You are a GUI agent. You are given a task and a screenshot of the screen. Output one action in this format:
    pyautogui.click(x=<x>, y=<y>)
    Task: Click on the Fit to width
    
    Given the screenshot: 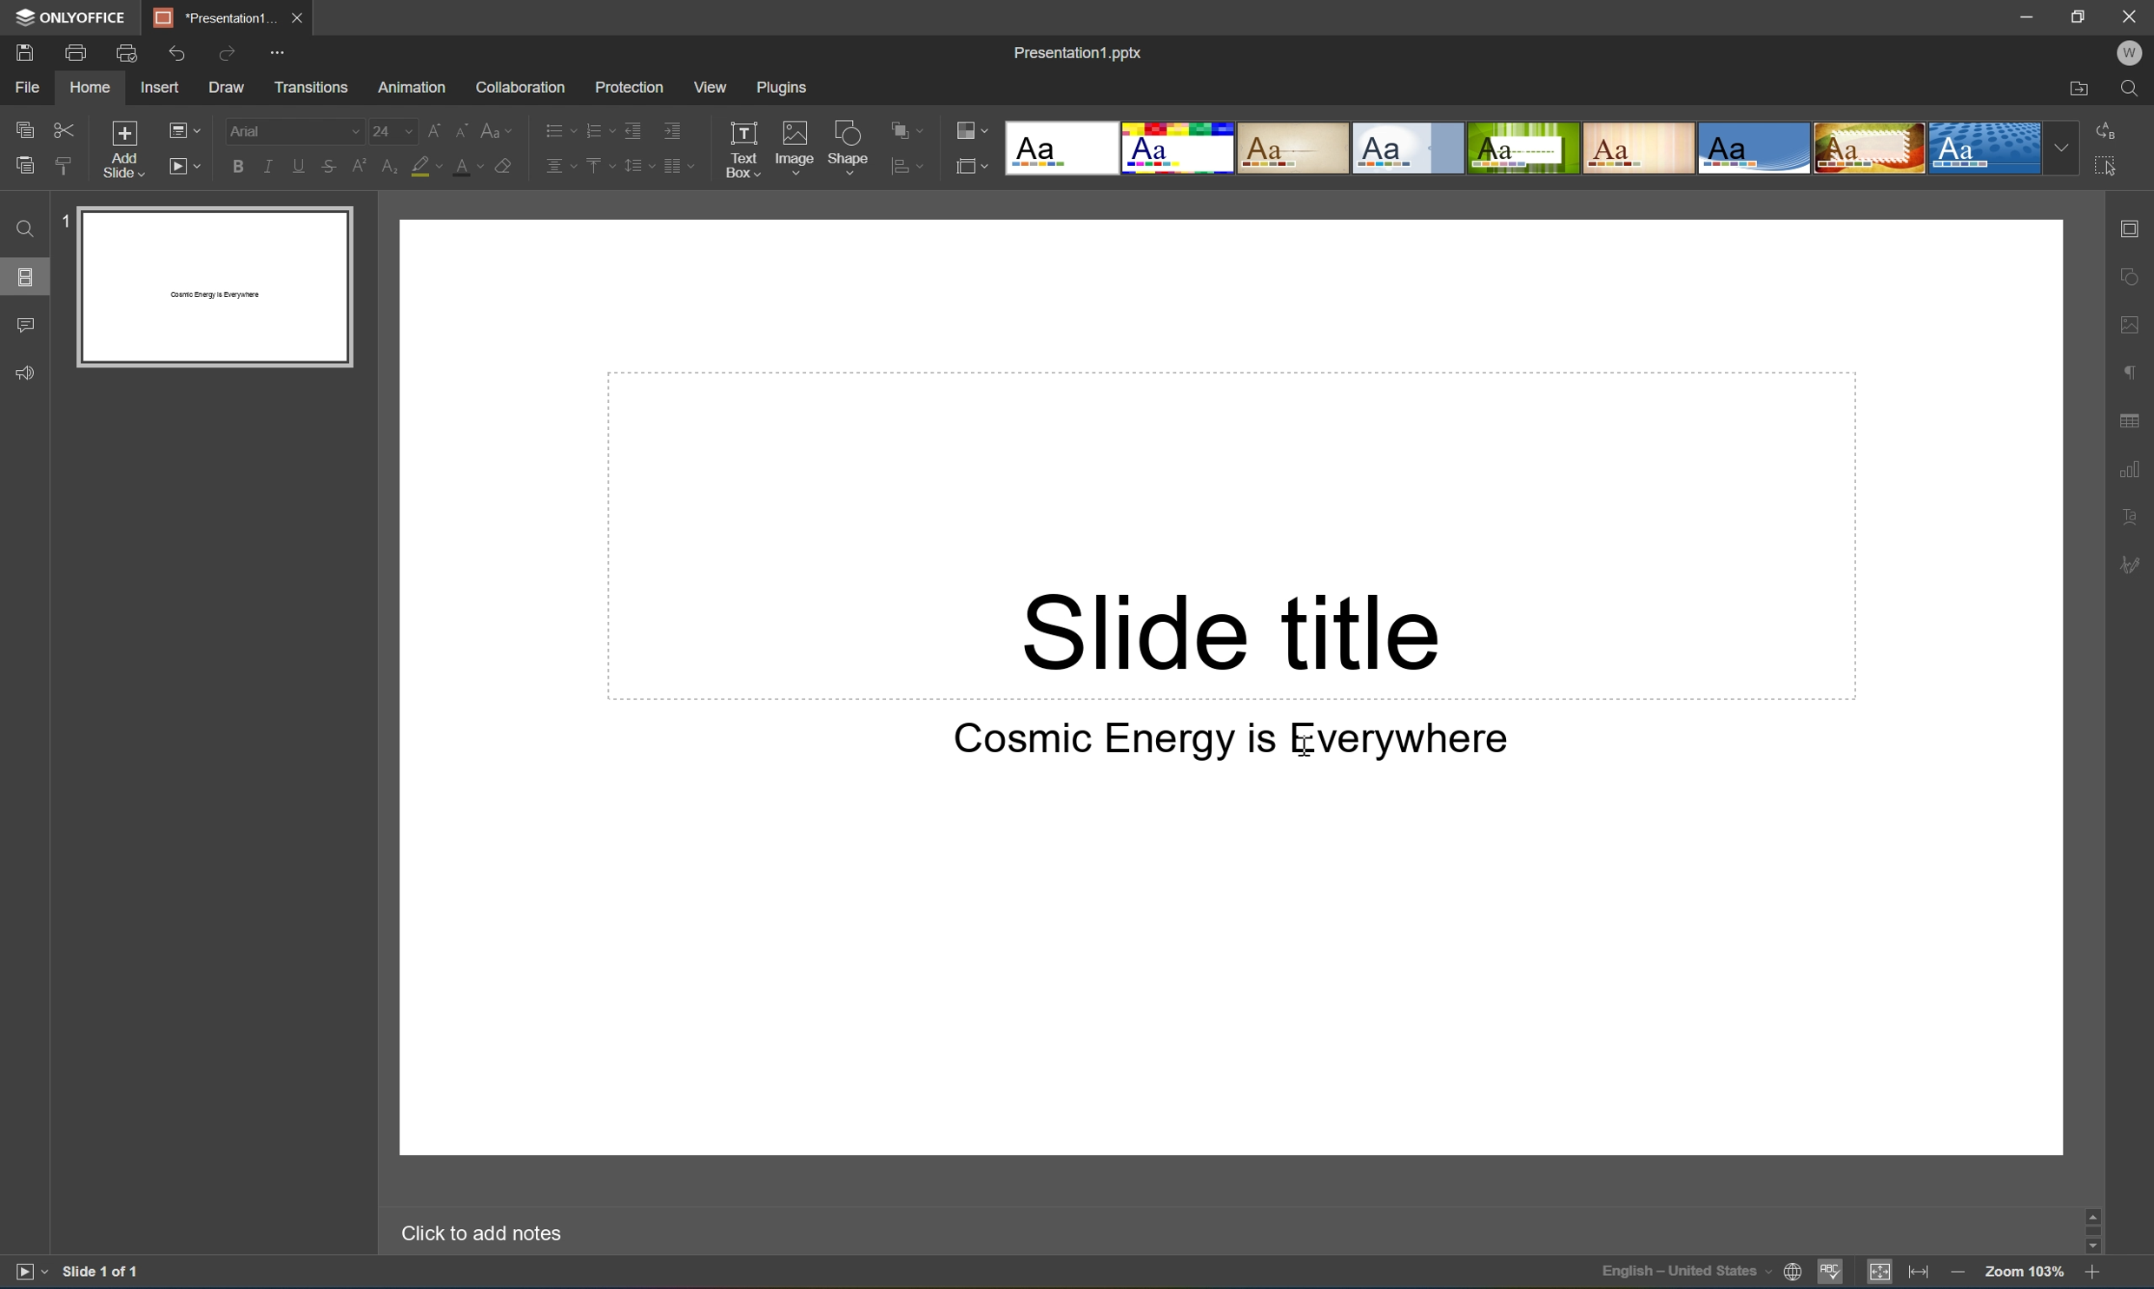 What is the action you would take?
    pyautogui.click(x=1919, y=1276)
    